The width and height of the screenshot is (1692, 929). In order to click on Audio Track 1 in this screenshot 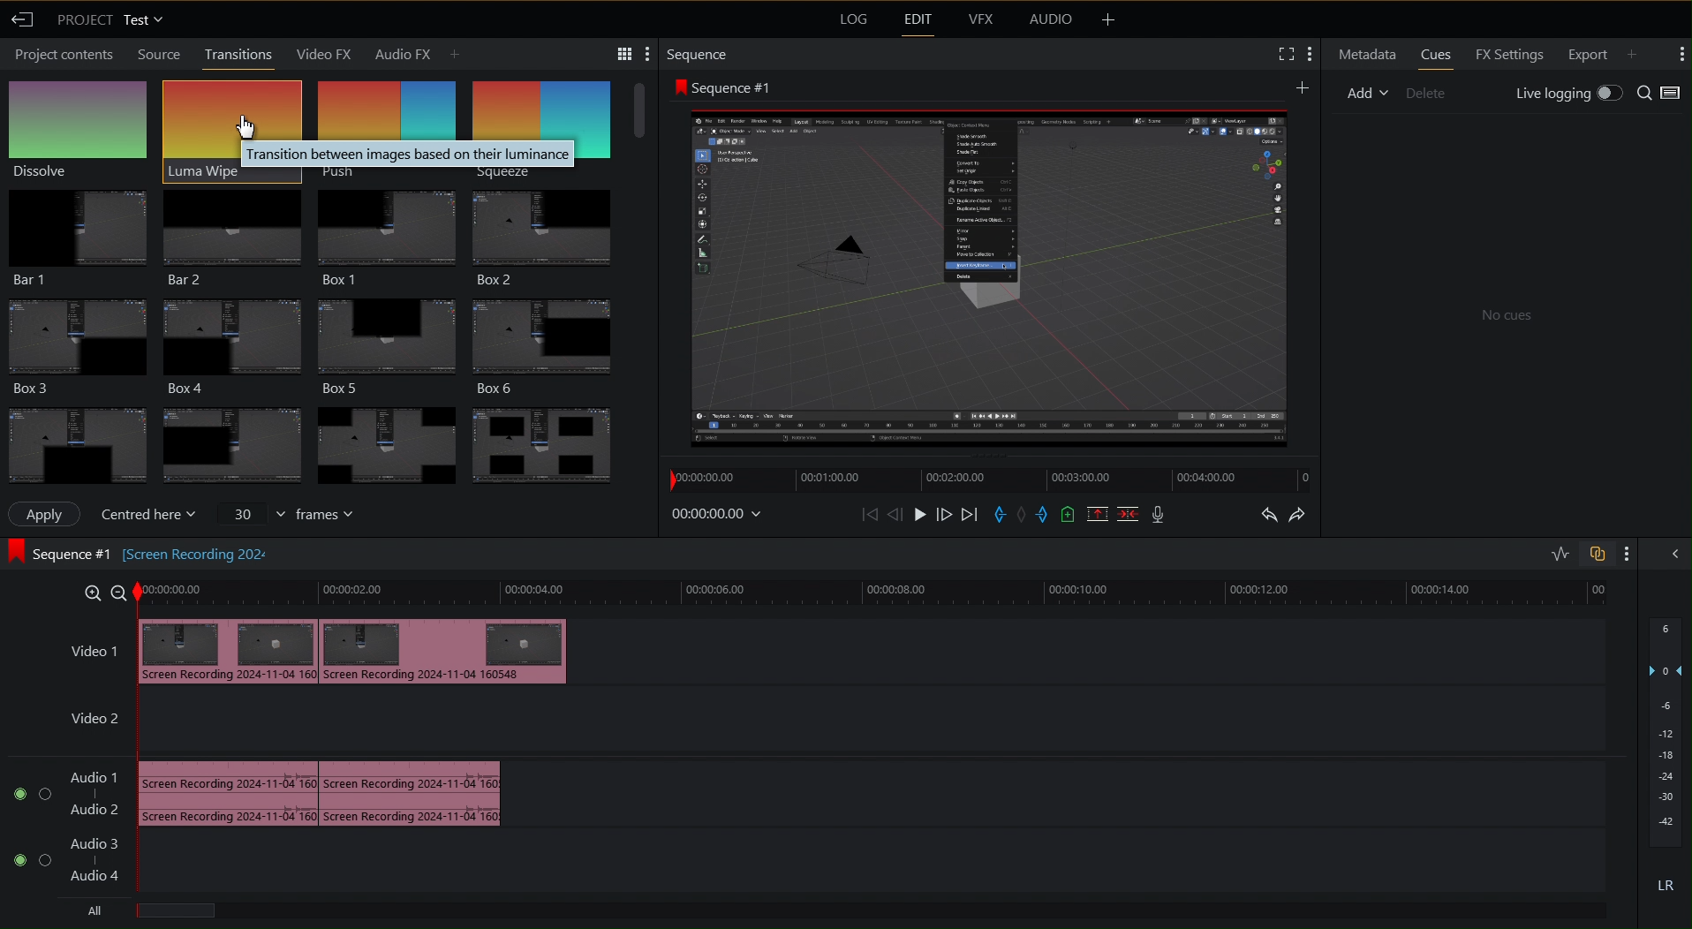, I will do `click(356, 791)`.